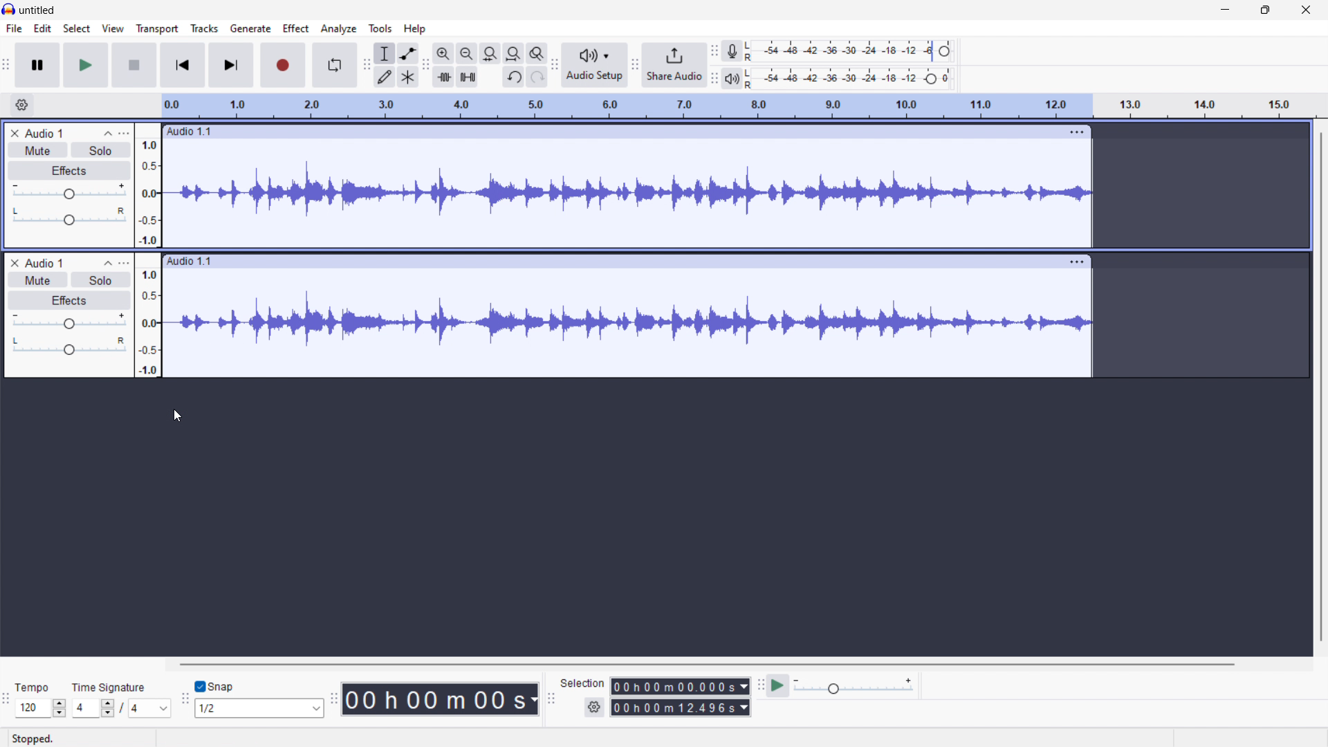 The image size is (1328, 747). I want to click on snapping toolbar, so click(185, 701).